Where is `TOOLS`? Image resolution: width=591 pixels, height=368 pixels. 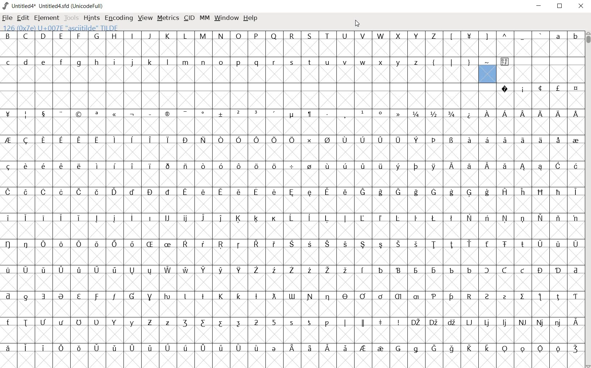
TOOLS is located at coordinates (71, 18).